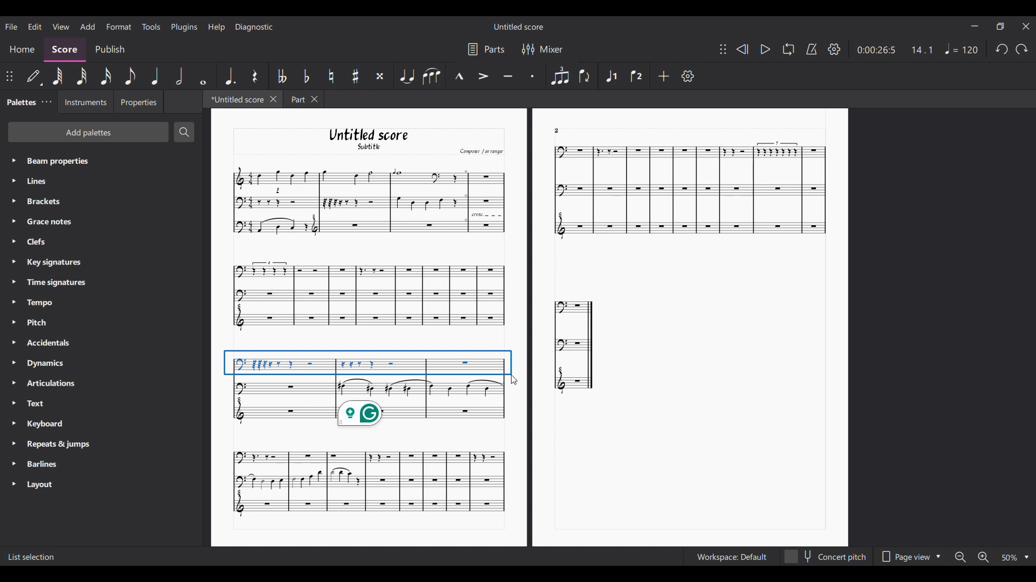  What do you see at coordinates (154, 76) in the screenshot?
I see `Quarter note` at bounding box center [154, 76].